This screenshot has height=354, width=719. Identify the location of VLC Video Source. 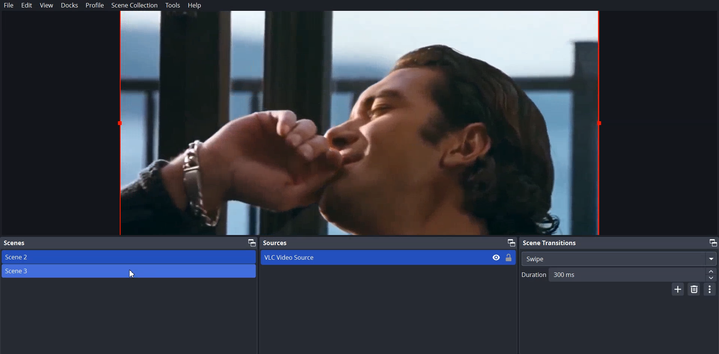
(372, 257).